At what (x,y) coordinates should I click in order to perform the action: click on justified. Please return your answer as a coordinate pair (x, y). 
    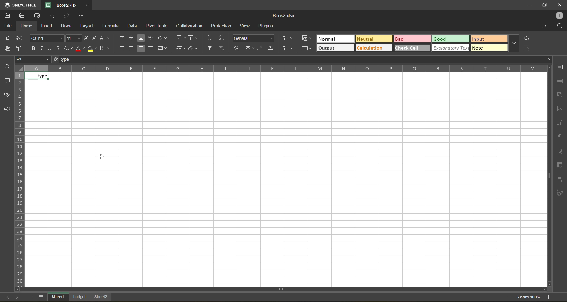
    Looking at the image, I should click on (151, 47).